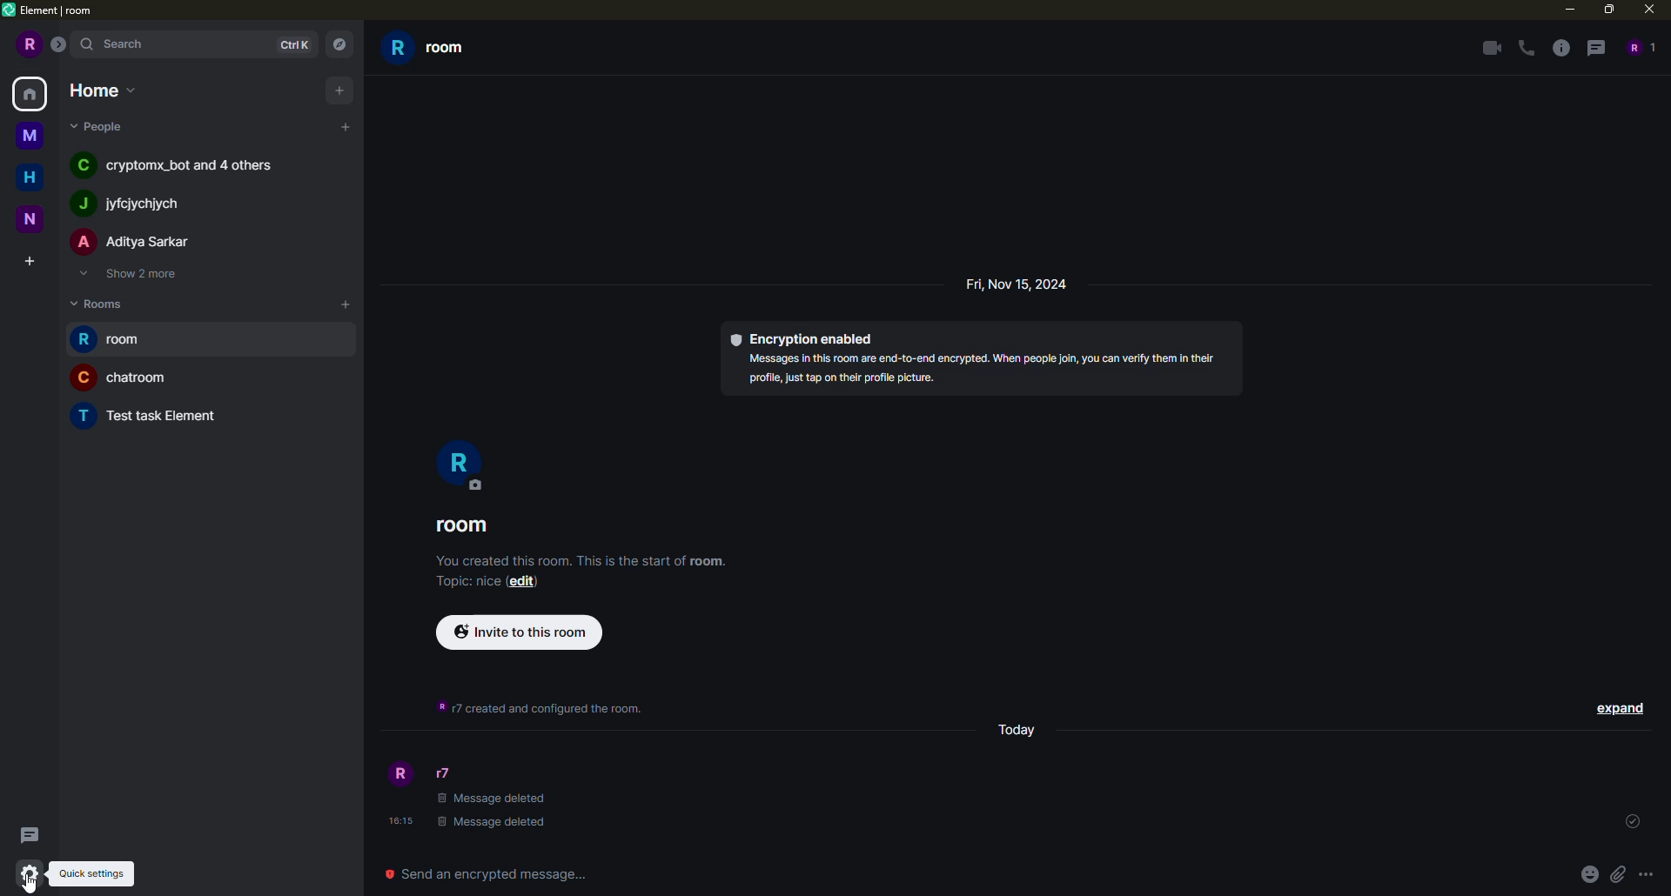 This screenshot has height=896, width=1671. I want to click on r7, so click(453, 773).